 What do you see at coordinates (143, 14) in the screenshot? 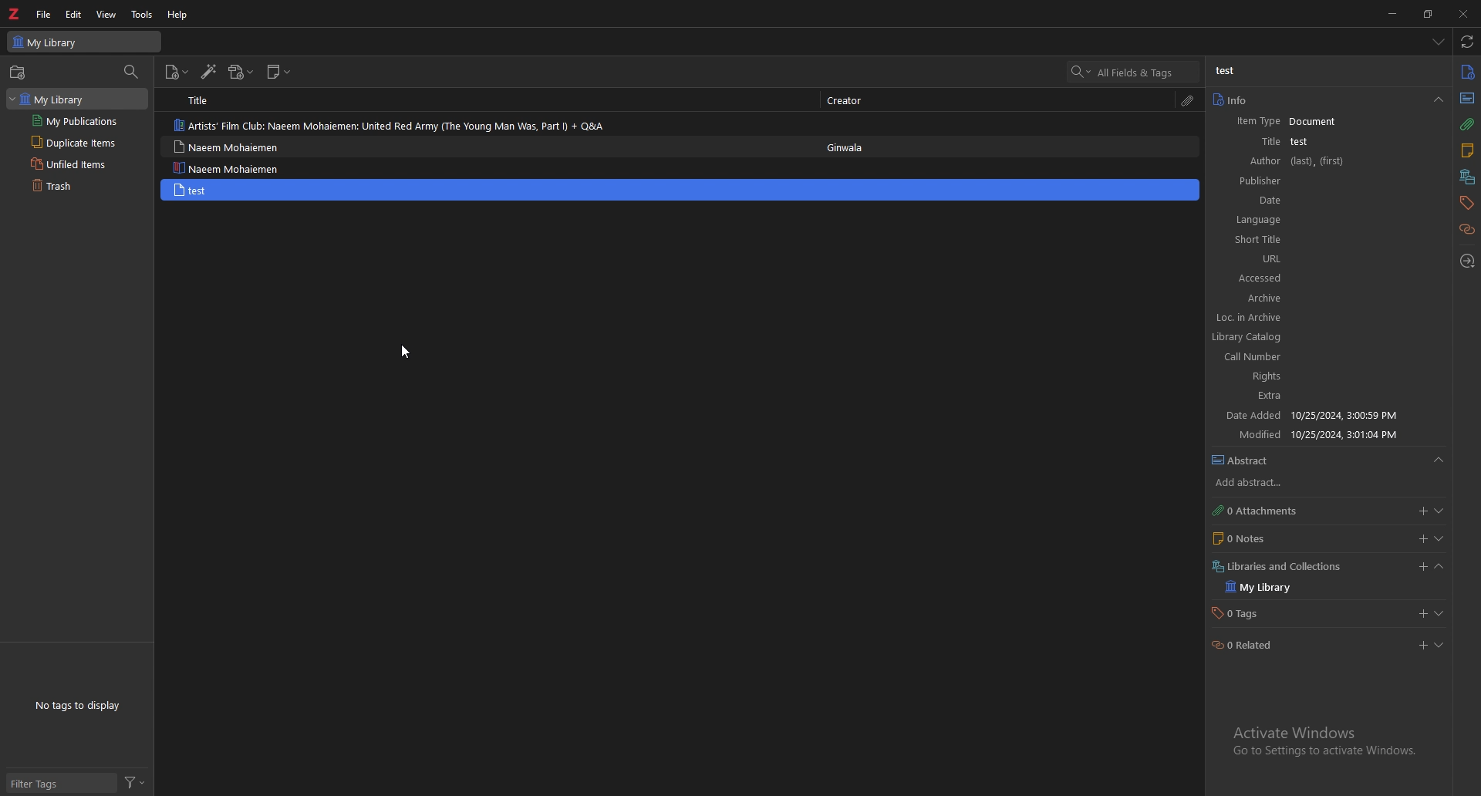
I see `tools` at bounding box center [143, 14].